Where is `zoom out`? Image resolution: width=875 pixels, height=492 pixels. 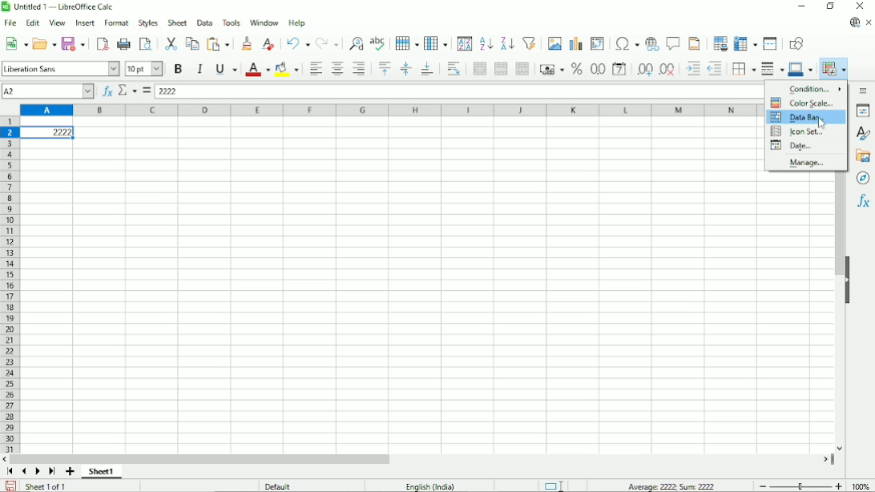 zoom out is located at coordinates (763, 486).